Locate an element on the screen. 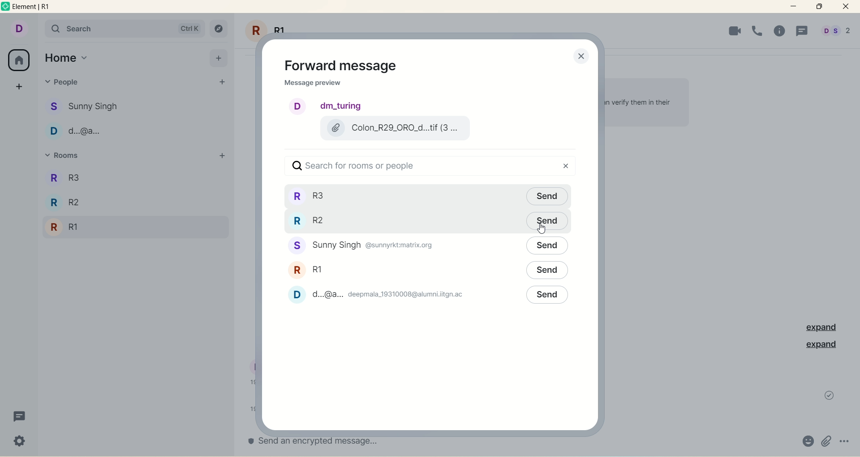 Image resolution: width=860 pixels, height=457 pixels. room is located at coordinates (307, 268).